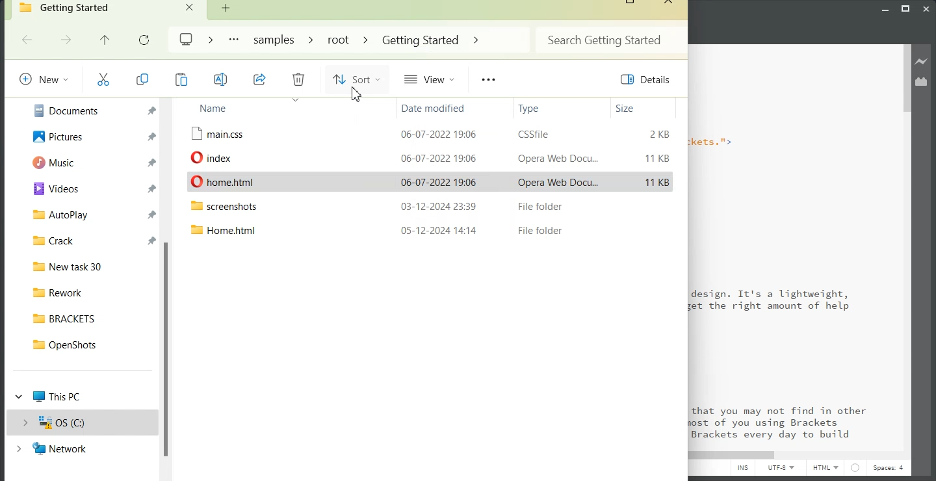 The height and width of the screenshot is (481, 936). I want to click on Go forward, so click(66, 40).